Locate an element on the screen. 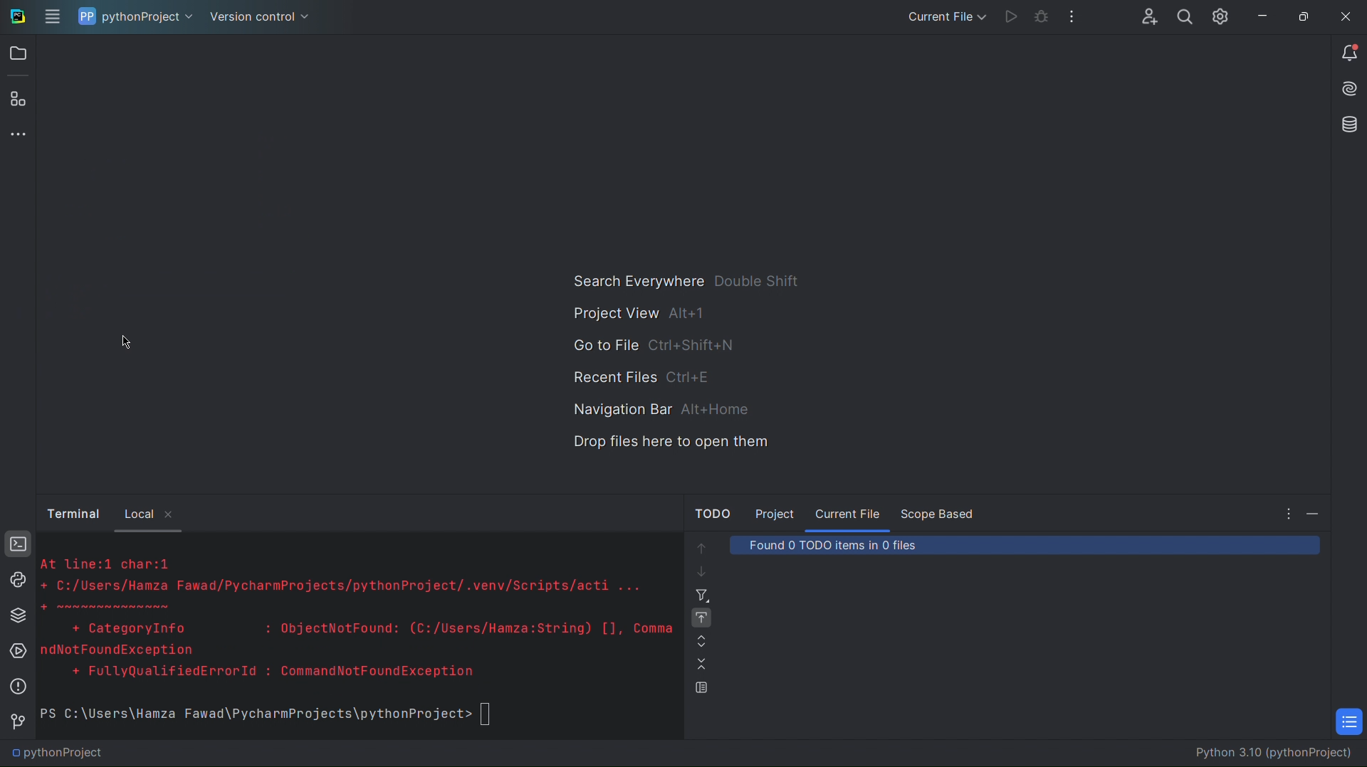 Image resolution: width=1367 pixels, height=767 pixels. Project is located at coordinates (770, 509).